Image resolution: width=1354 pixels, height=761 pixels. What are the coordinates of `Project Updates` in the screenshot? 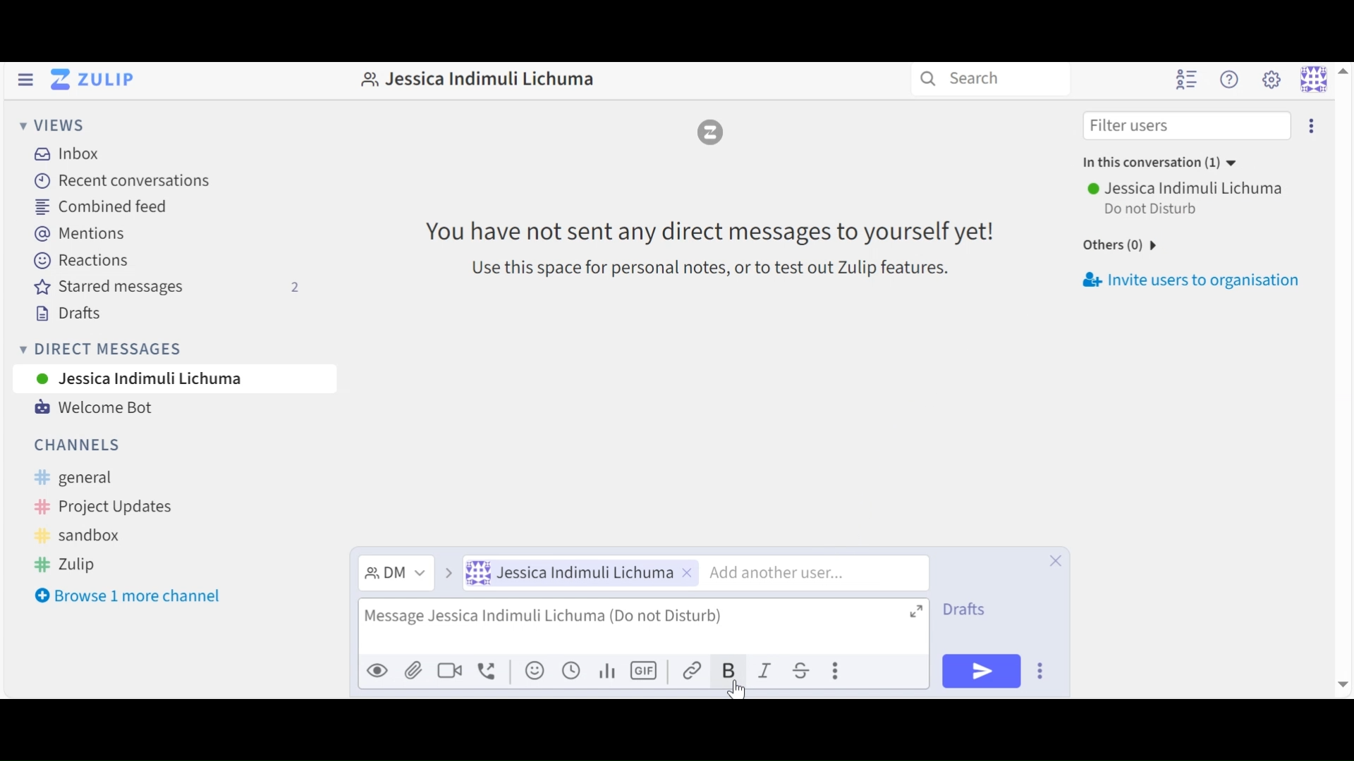 It's located at (99, 507).